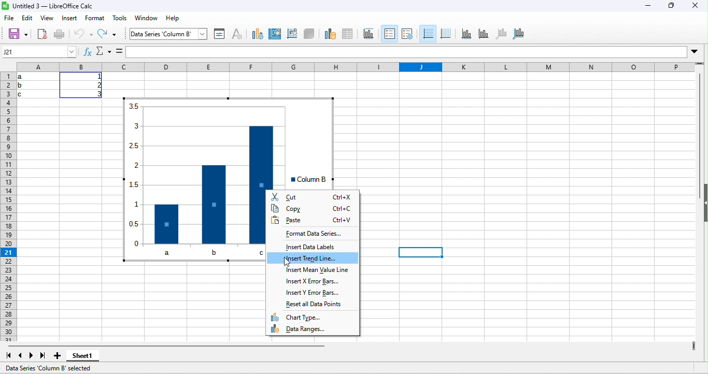  What do you see at coordinates (134, 175) in the screenshot?
I see `y axis values` at bounding box center [134, 175].